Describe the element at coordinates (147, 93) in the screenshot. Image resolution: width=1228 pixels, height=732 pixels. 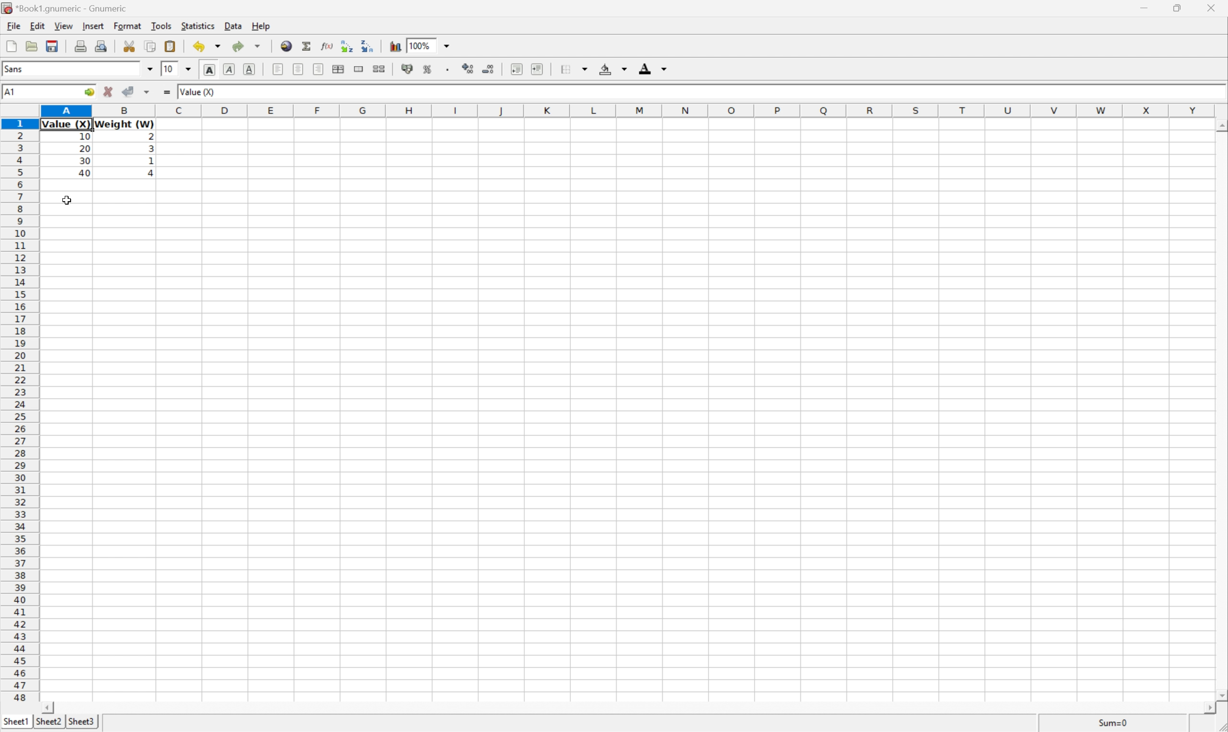
I see `Accept changes in multiple cells` at that location.